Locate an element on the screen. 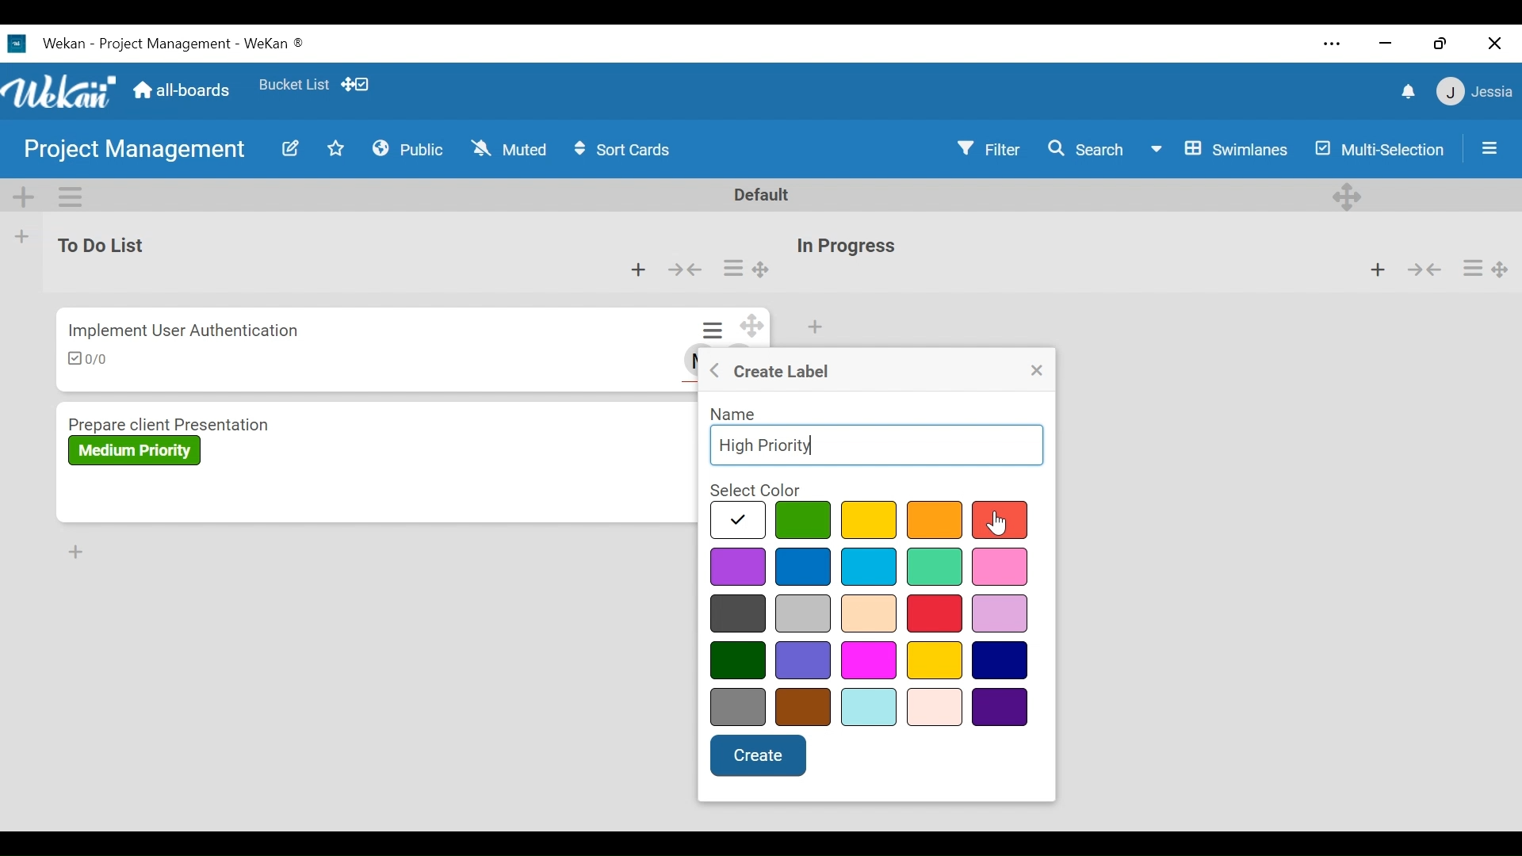  Home (all-boards) is located at coordinates (180, 90).